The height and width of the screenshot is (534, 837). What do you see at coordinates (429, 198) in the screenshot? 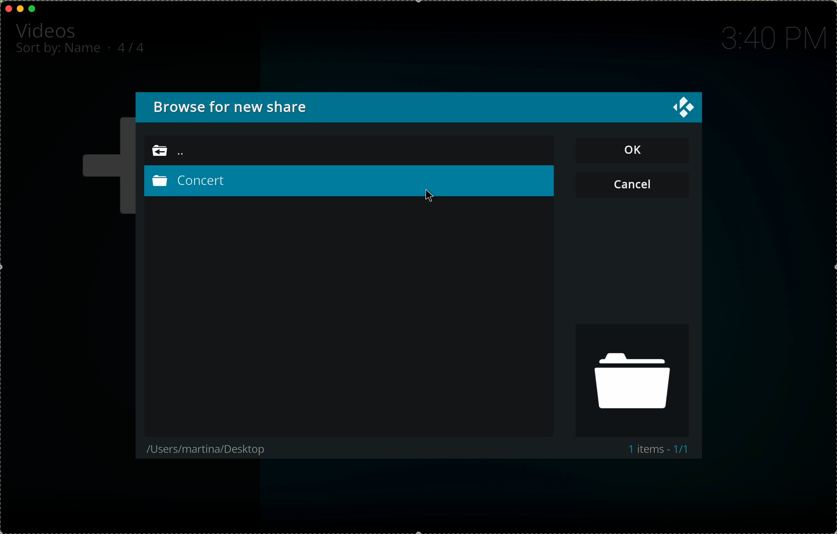
I see `cursor` at bounding box center [429, 198].